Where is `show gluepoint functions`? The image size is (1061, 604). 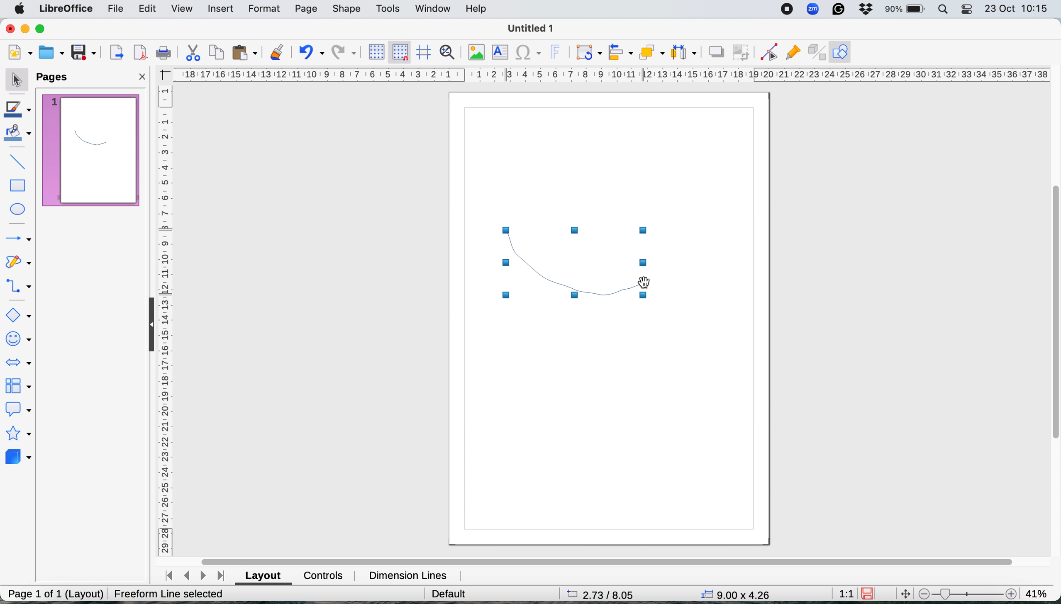 show gluepoint functions is located at coordinates (793, 51).